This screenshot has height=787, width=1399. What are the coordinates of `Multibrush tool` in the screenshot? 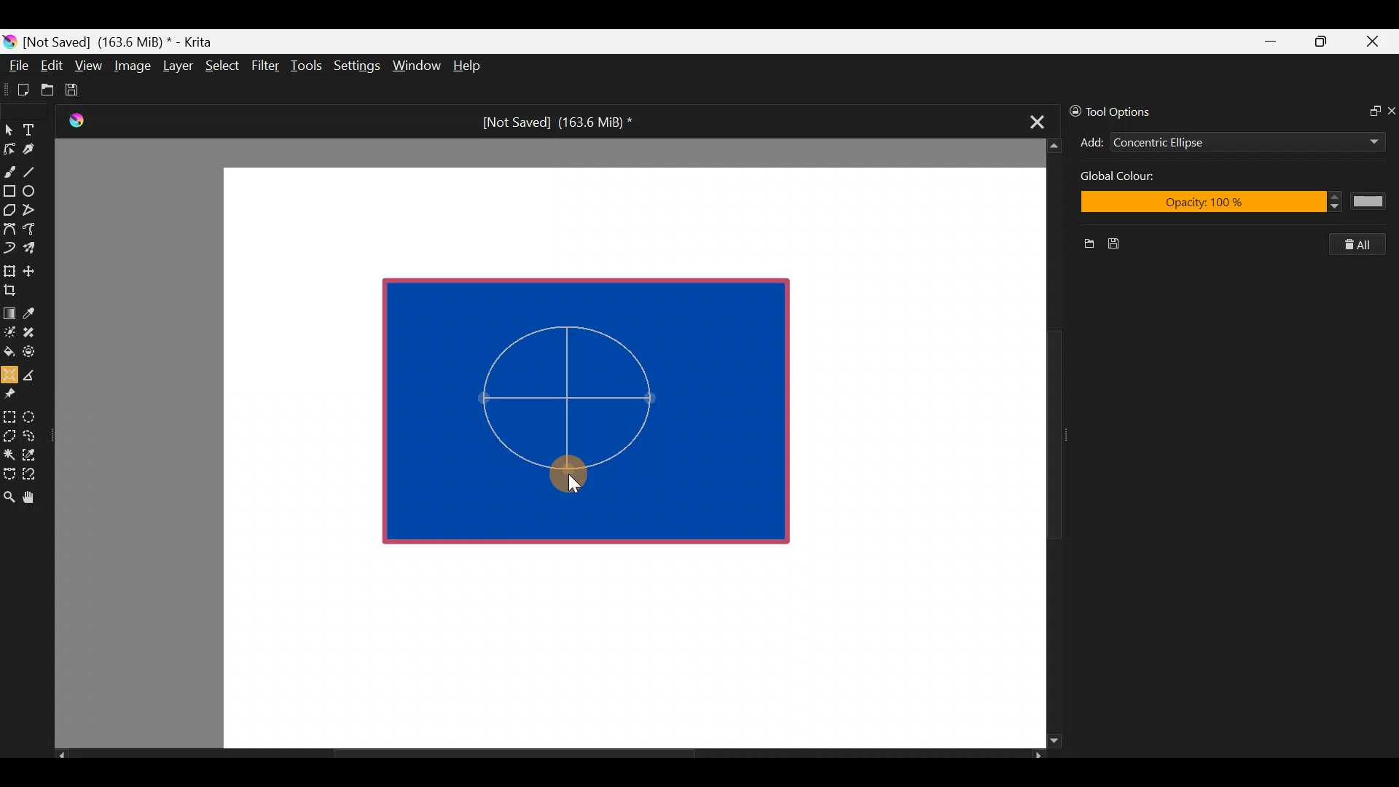 It's located at (35, 247).